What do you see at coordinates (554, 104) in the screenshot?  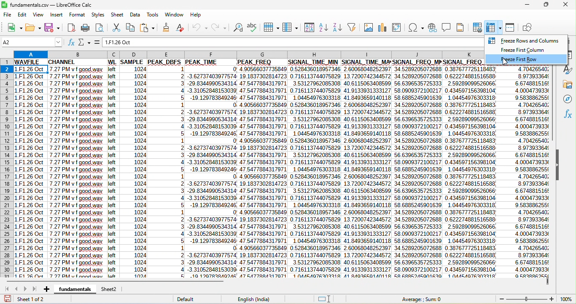 I see `vertical scroll bar` at bounding box center [554, 104].